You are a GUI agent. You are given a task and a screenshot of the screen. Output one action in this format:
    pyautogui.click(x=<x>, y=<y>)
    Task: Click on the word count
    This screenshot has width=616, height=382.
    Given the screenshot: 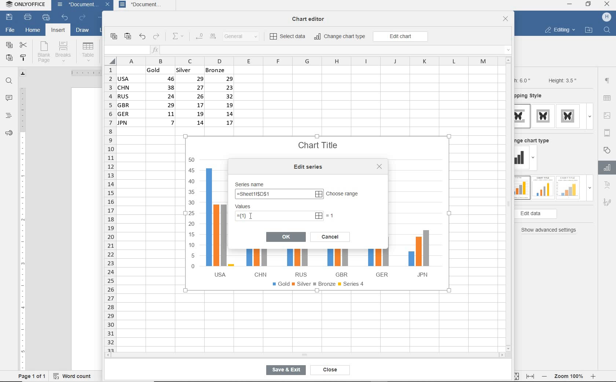 What is the action you would take?
    pyautogui.click(x=74, y=375)
    